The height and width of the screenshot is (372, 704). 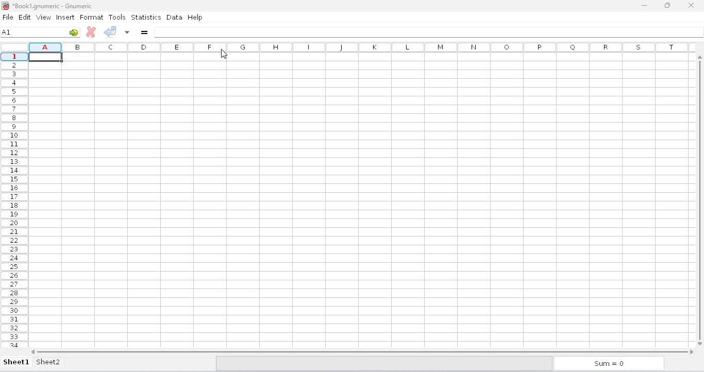 I want to click on formula bar, so click(x=429, y=32).